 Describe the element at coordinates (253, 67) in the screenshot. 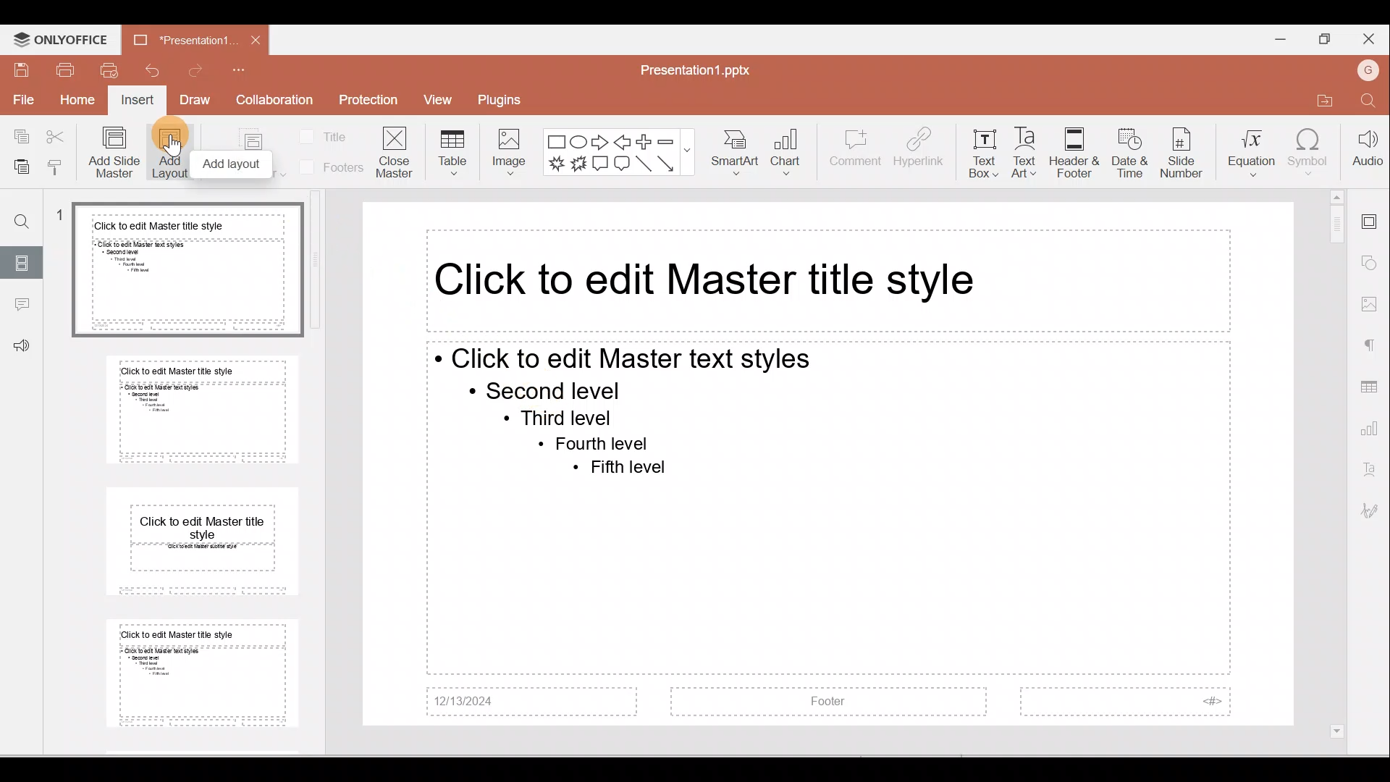

I see `Customise quick access toolbar` at that location.